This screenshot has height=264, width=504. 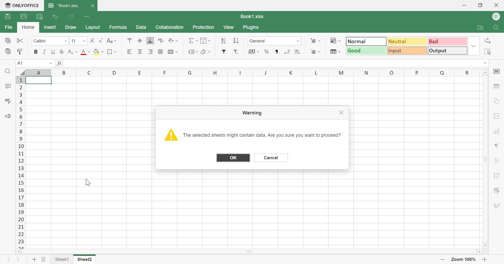 I want to click on Redo, so click(x=72, y=17).